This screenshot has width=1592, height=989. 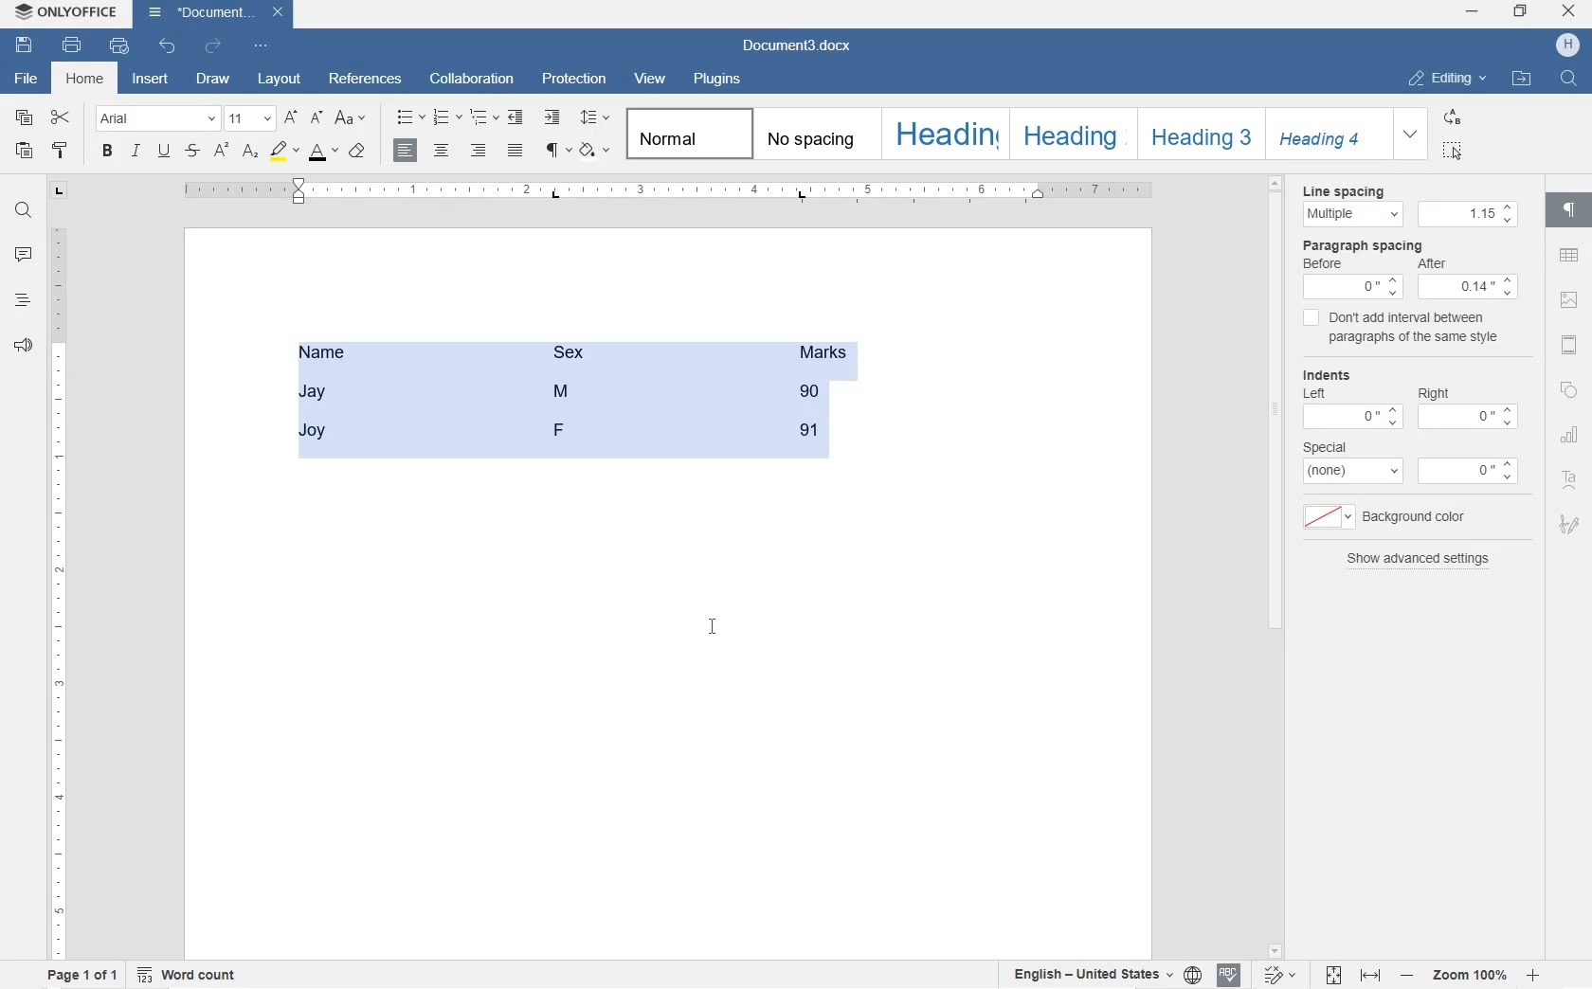 What do you see at coordinates (1469, 471) in the screenshot?
I see `0"` at bounding box center [1469, 471].